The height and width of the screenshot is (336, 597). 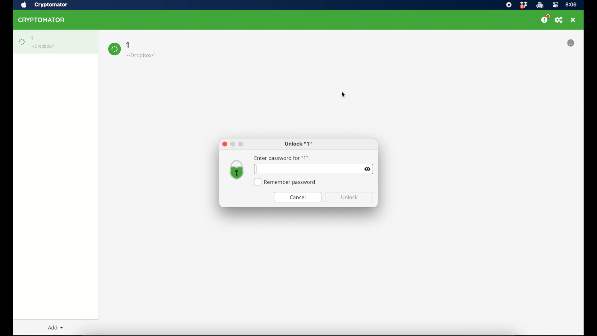 What do you see at coordinates (21, 42) in the screenshot?
I see `loading` at bounding box center [21, 42].